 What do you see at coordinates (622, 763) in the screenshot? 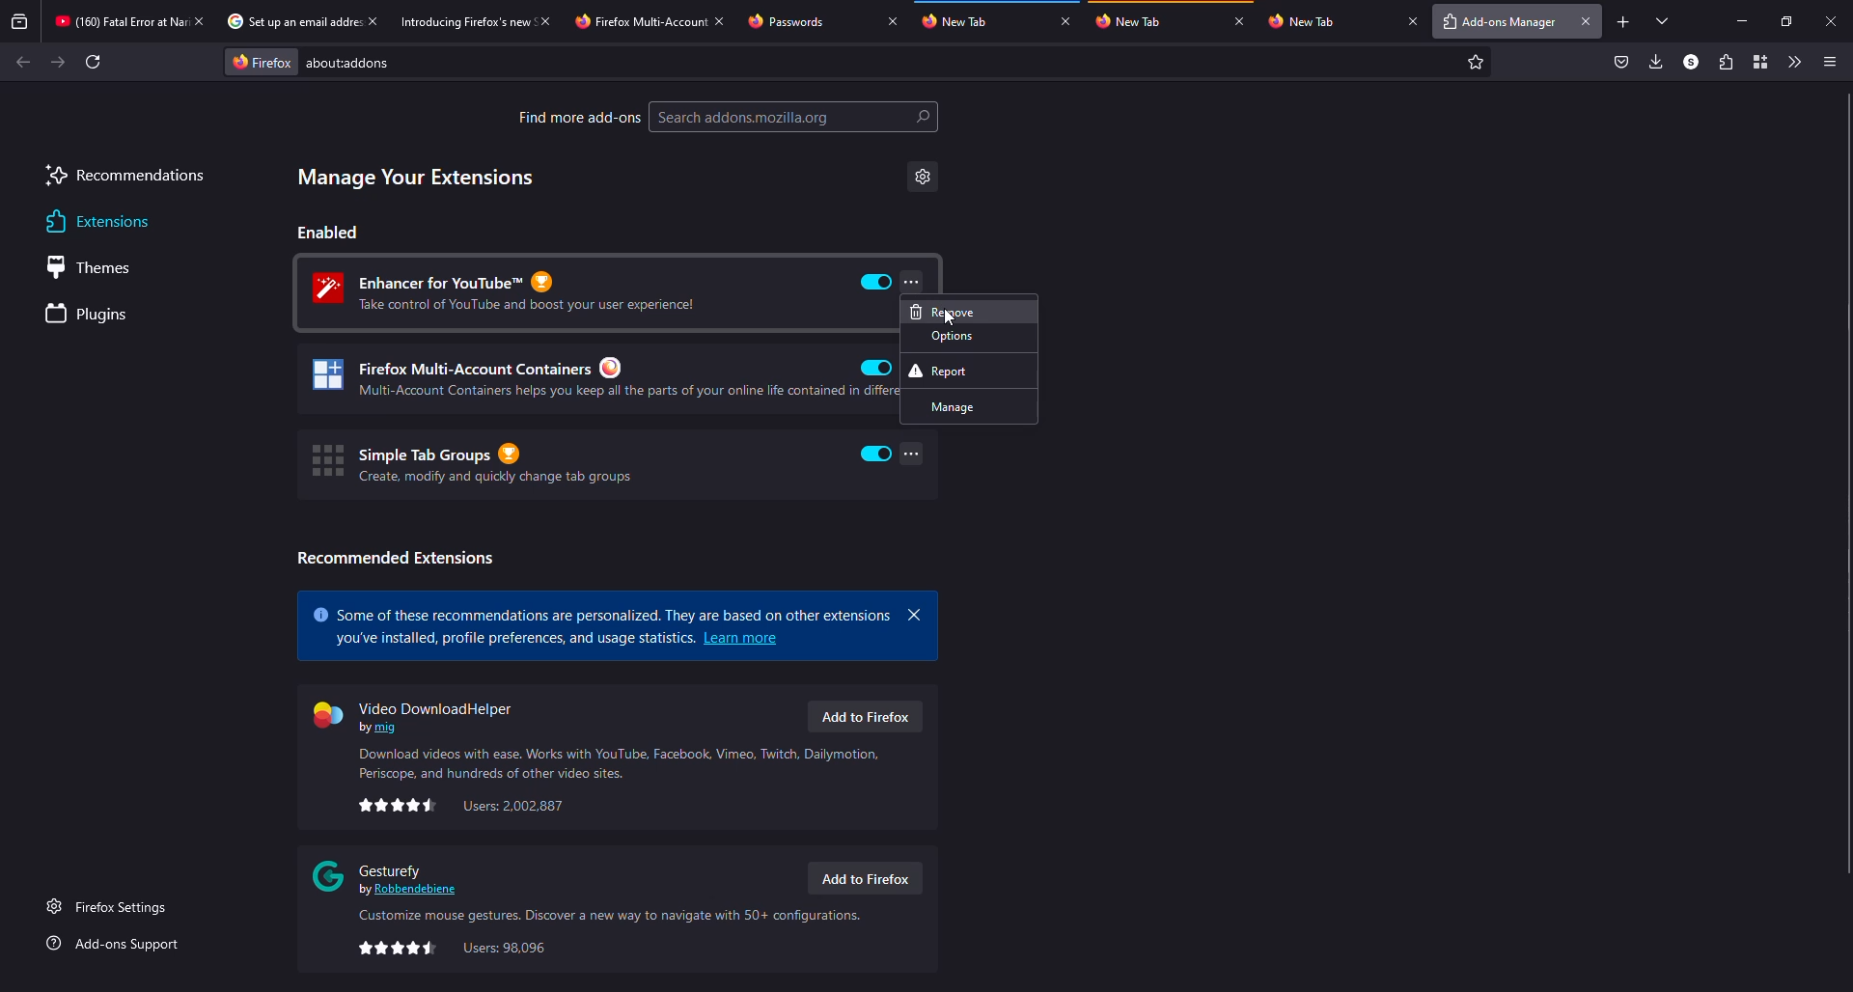
I see `info` at bounding box center [622, 763].